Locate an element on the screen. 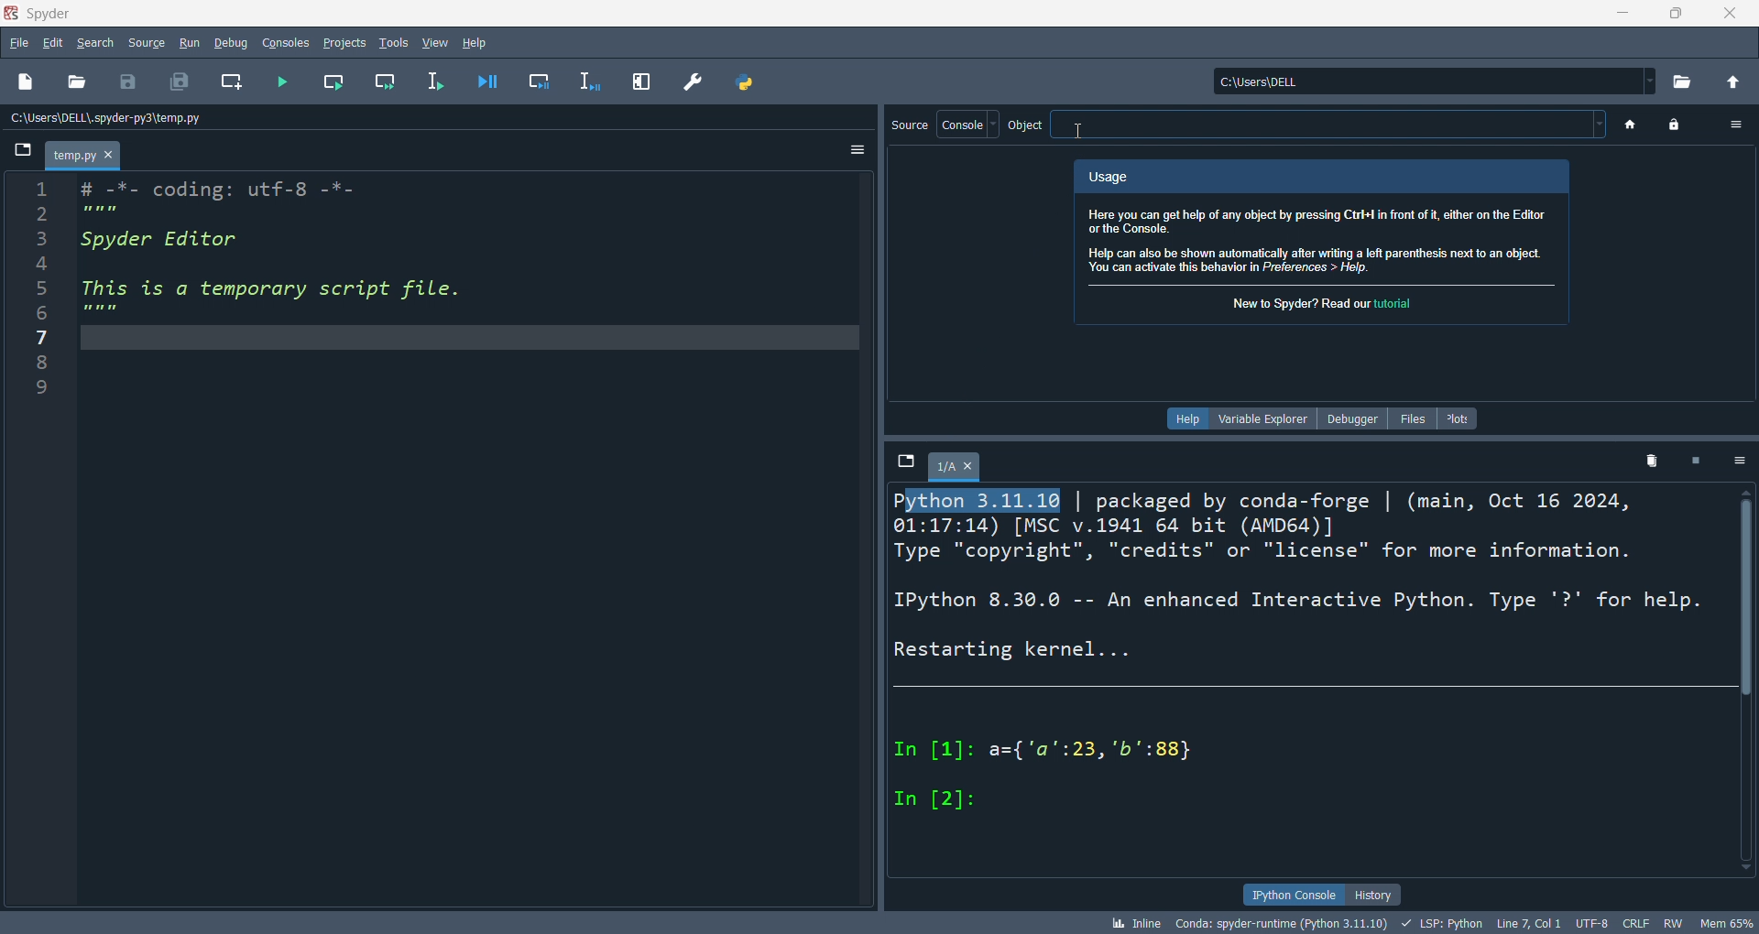  lock is located at coordinates (1669, 125).